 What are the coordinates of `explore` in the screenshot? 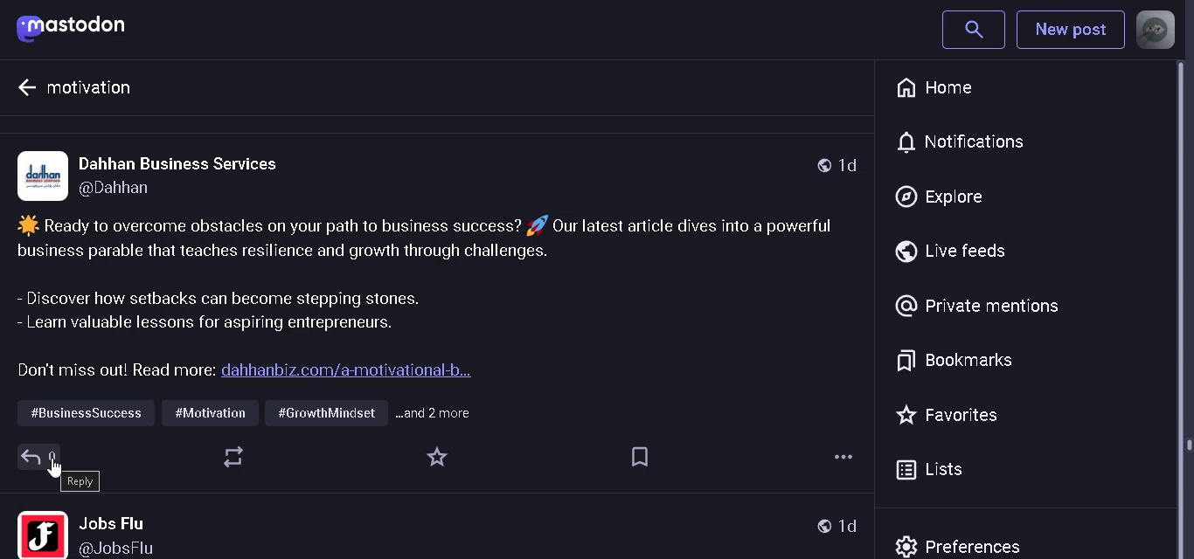 It's located at (940, 198).